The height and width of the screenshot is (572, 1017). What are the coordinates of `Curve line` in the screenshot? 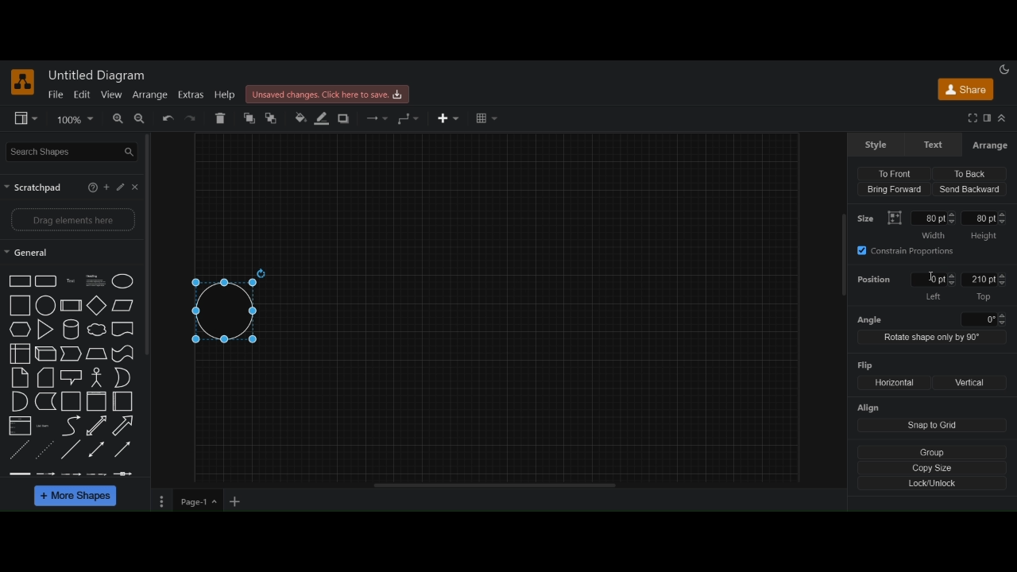 It's located at (71, 426).